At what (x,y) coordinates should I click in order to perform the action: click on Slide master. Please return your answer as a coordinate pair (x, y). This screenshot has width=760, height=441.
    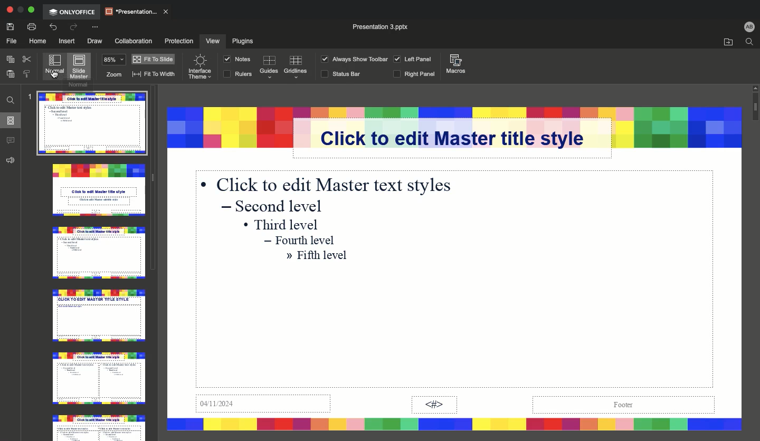
    Looking at the image, I should click on (80, 68).